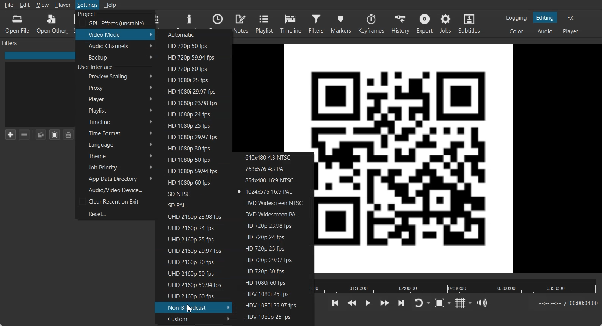  What do you see at coordinates (191, 216) in the screenshot?
I see `UHD 2160p 23.98 fps` at bounding box center [191, 216].